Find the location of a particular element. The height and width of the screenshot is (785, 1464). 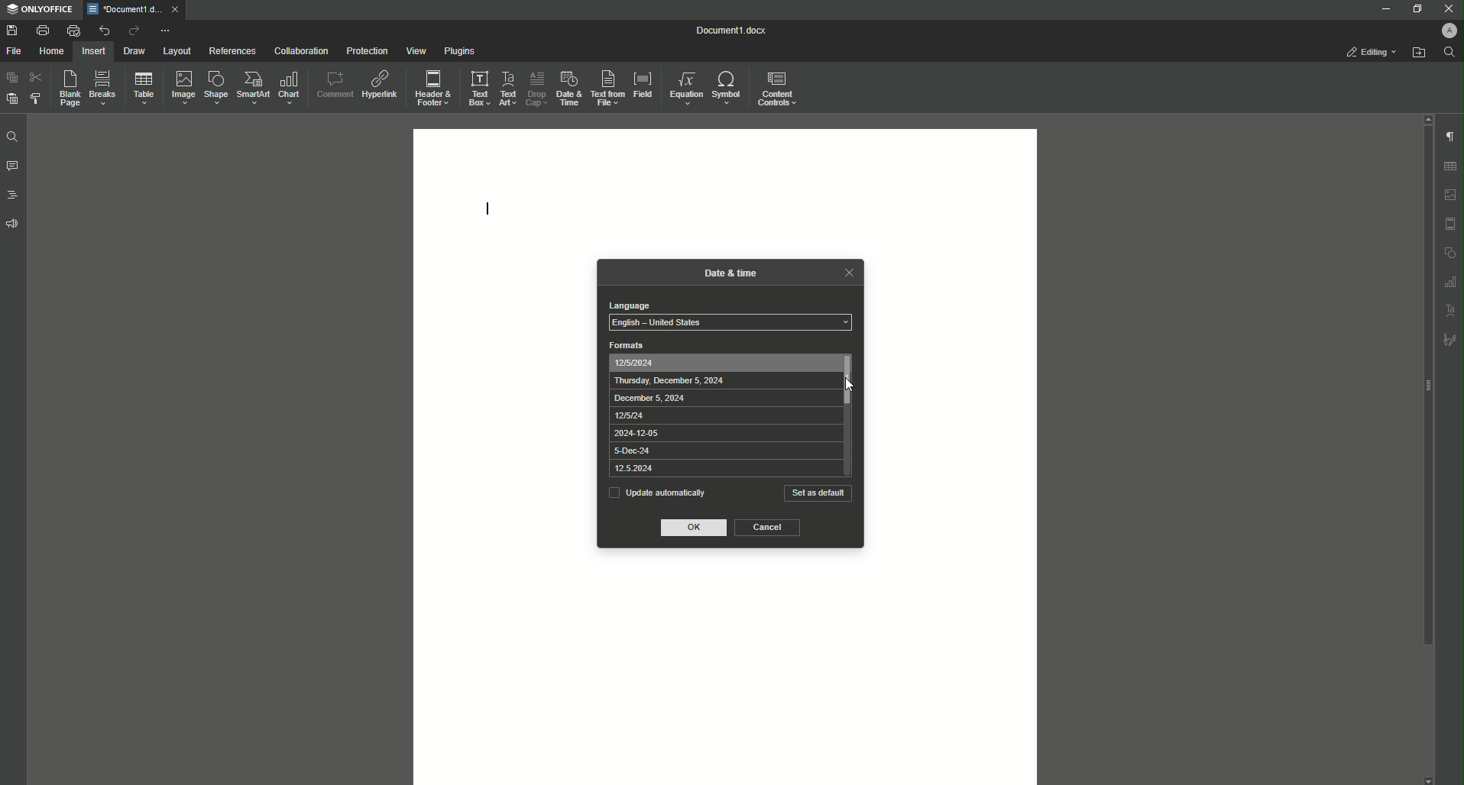

*Document1.docx is located at coordinates (124, 9).